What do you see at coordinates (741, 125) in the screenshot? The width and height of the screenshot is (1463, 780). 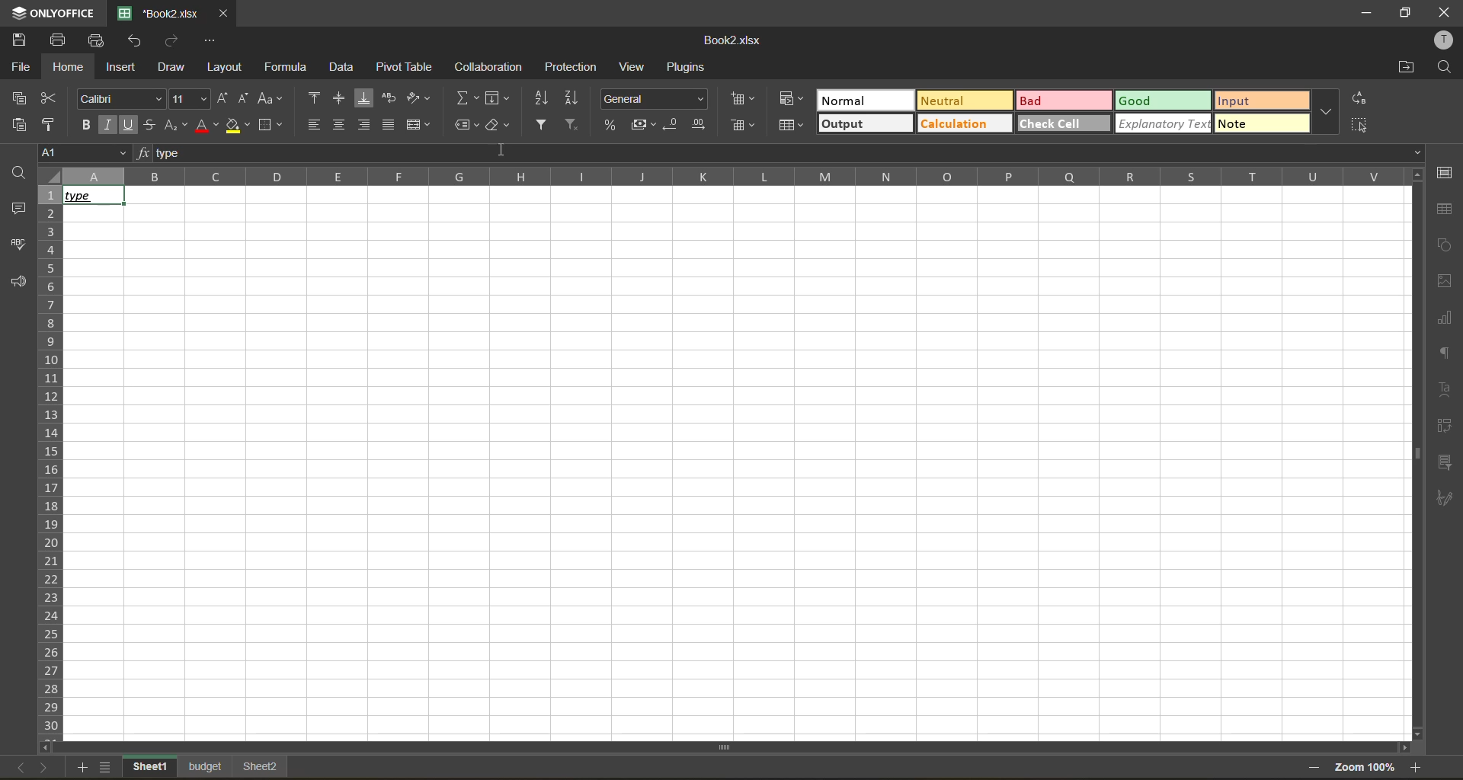 I see `remove cells` at bounding box center [741, 125].